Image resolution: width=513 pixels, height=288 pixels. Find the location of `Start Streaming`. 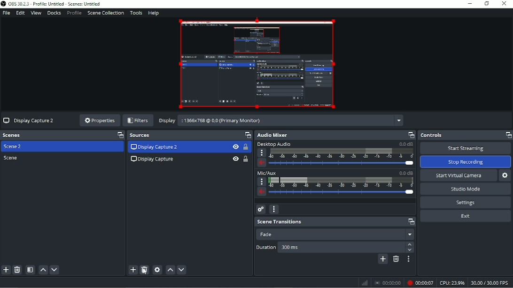

Start Streaming is located at coordinates (466, 148).